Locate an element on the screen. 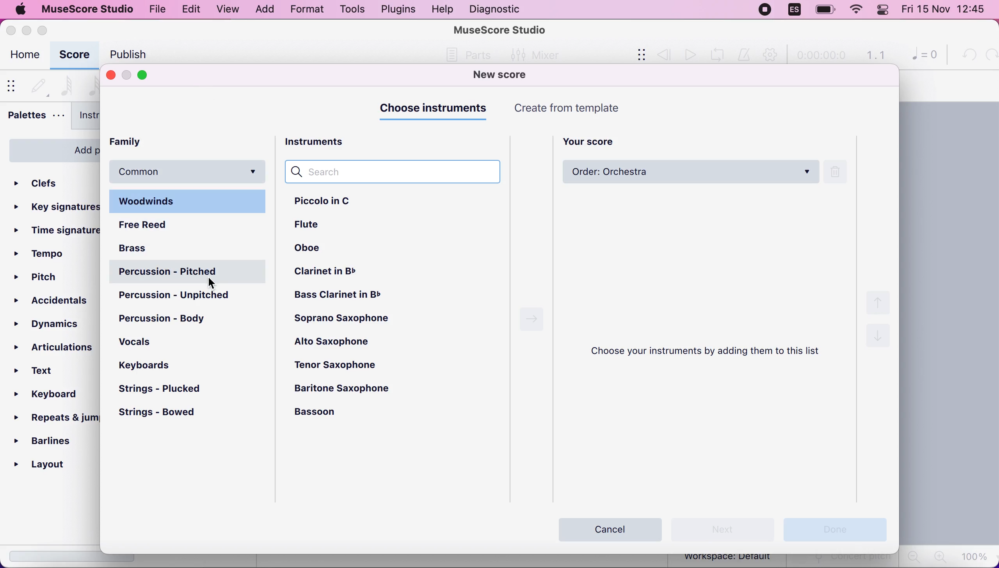 The width and height of the screenshot is (999, 568). view is located at coordinates (227, 9).